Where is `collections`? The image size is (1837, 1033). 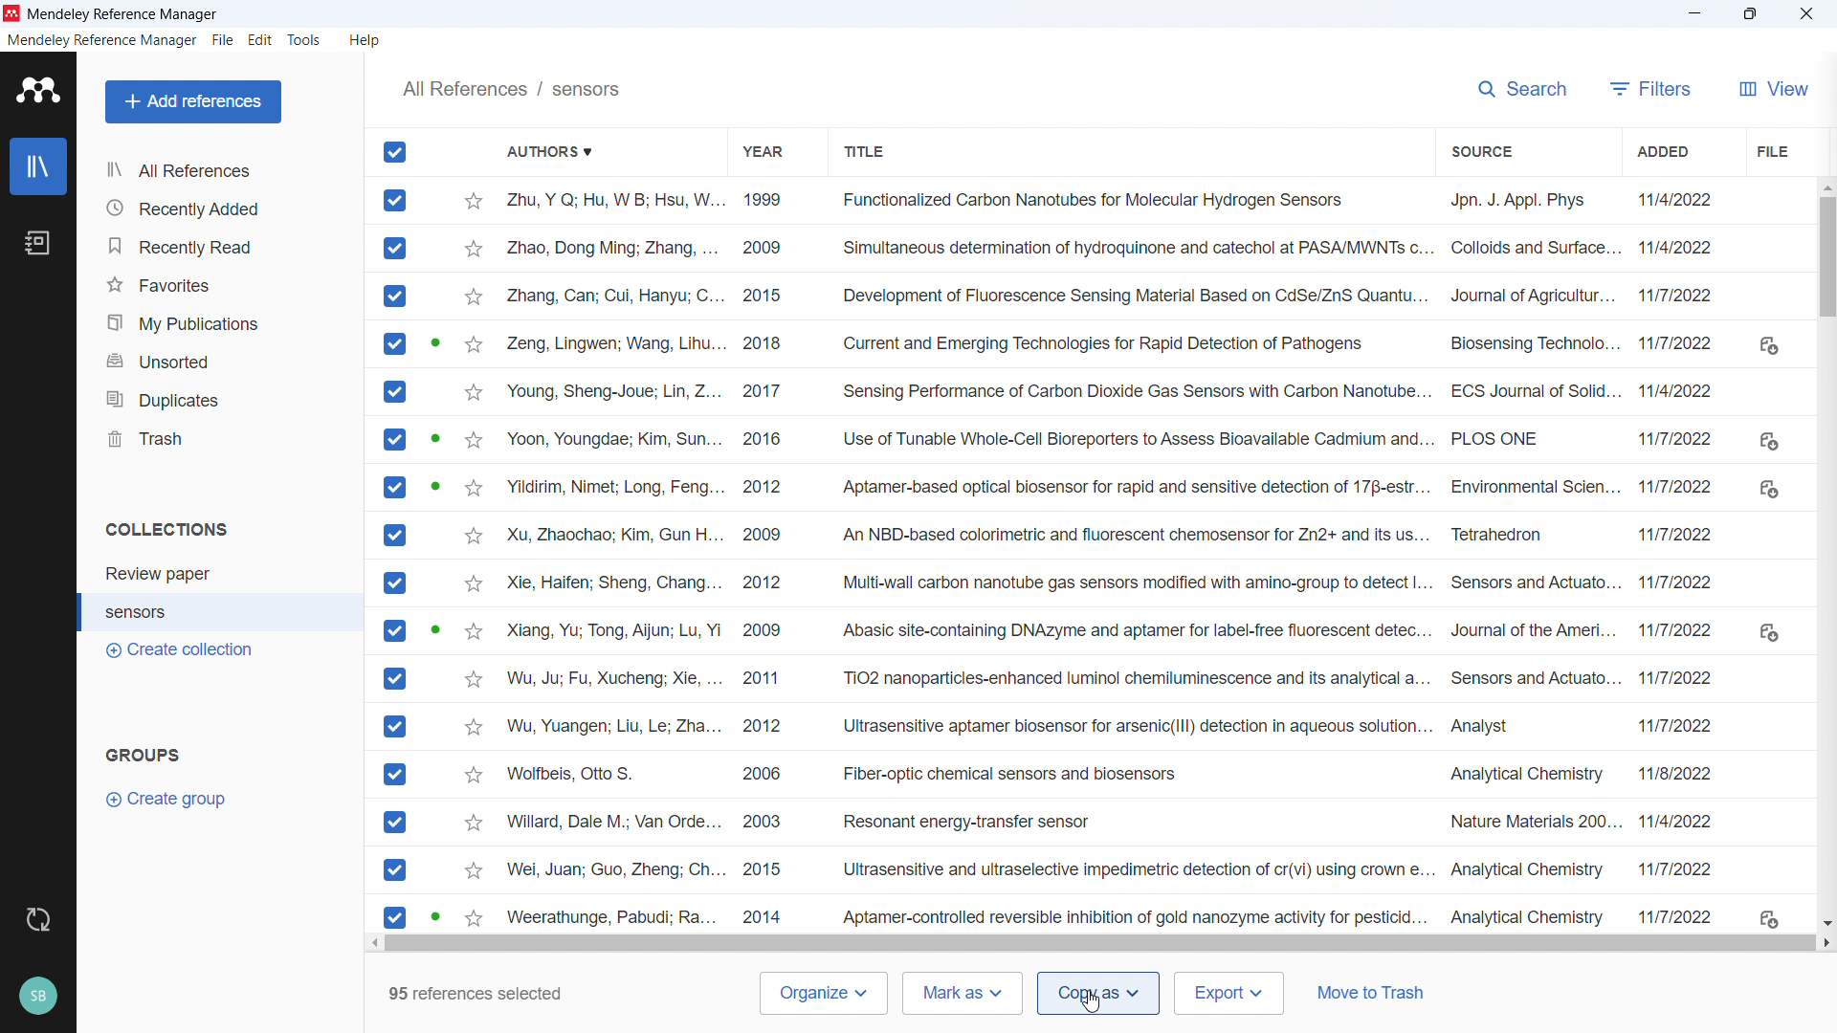 collections is located at coordinates (166, 529).